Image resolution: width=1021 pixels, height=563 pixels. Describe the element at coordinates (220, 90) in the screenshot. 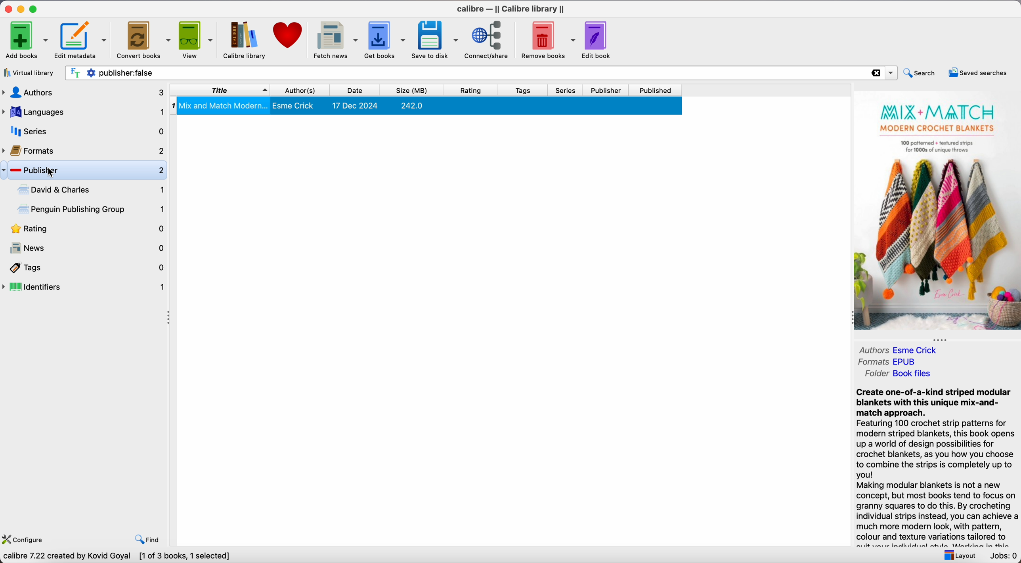

I see `title` at that location.